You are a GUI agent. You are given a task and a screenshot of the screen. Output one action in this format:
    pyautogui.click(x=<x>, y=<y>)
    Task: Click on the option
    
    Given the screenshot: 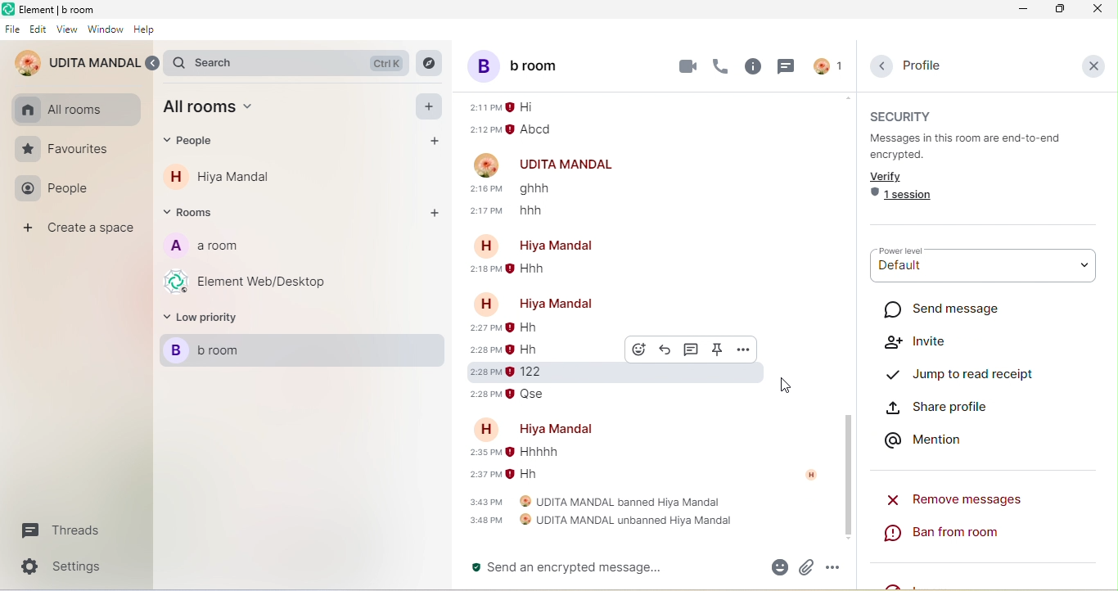 What is the action you would take?
    pyautogui.click(x=746, y=351)
    